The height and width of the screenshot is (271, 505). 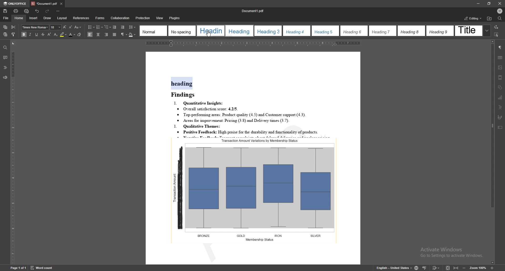 I want to click on header and footer, so click(x=500, y=77).